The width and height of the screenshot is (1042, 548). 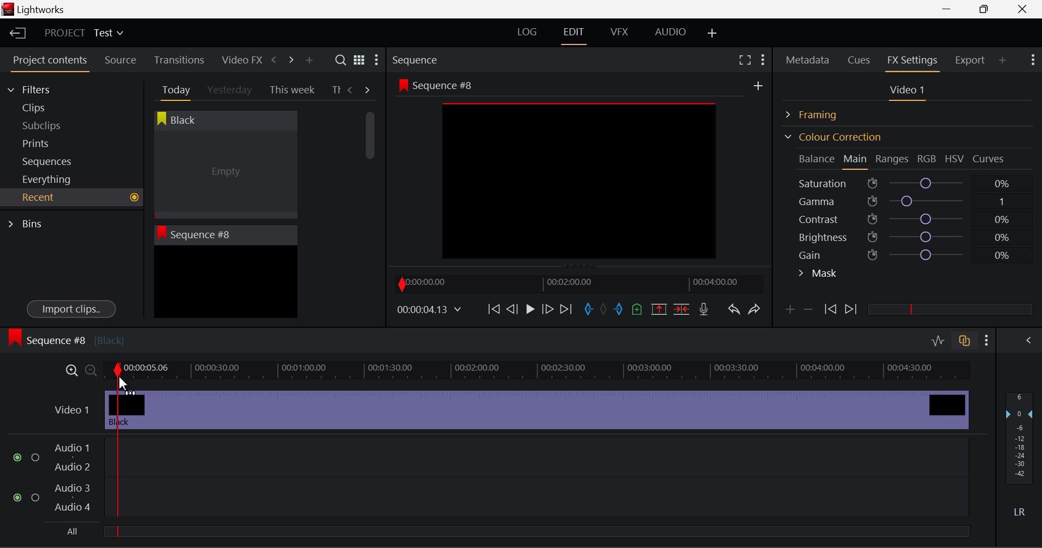 What do you see at coordinates (913, 61) in the screenshot?
I see `FX Settings Panel Open` at bounding box center [913, 61].